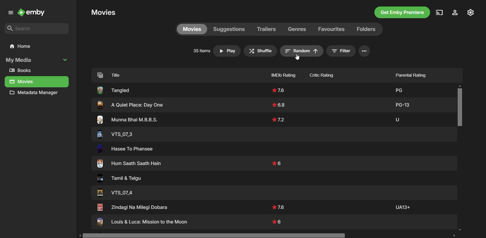 This screenshot has height=238, width=486. I want to click on Filter, so click(341, 51).